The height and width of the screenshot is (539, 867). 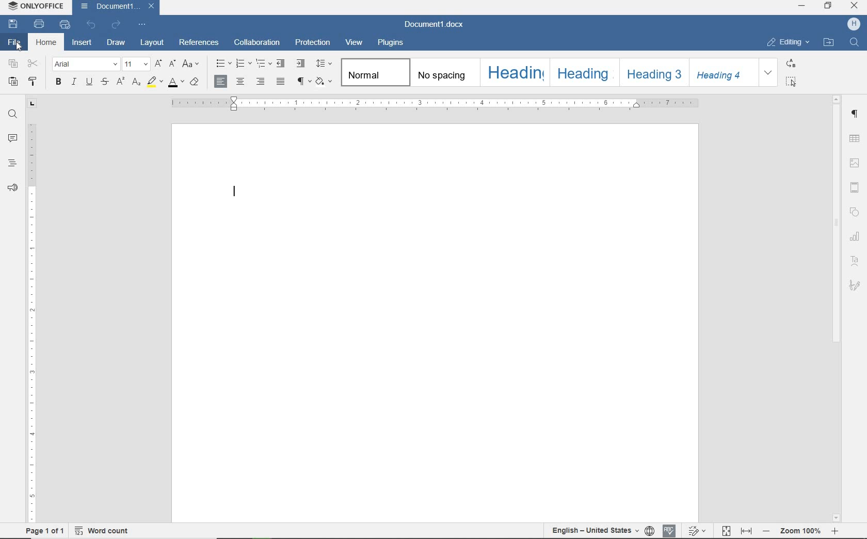 What do you see at coordinates (13, 64) in the screenshot?
I see `copy` at bounding box center [13, 64].